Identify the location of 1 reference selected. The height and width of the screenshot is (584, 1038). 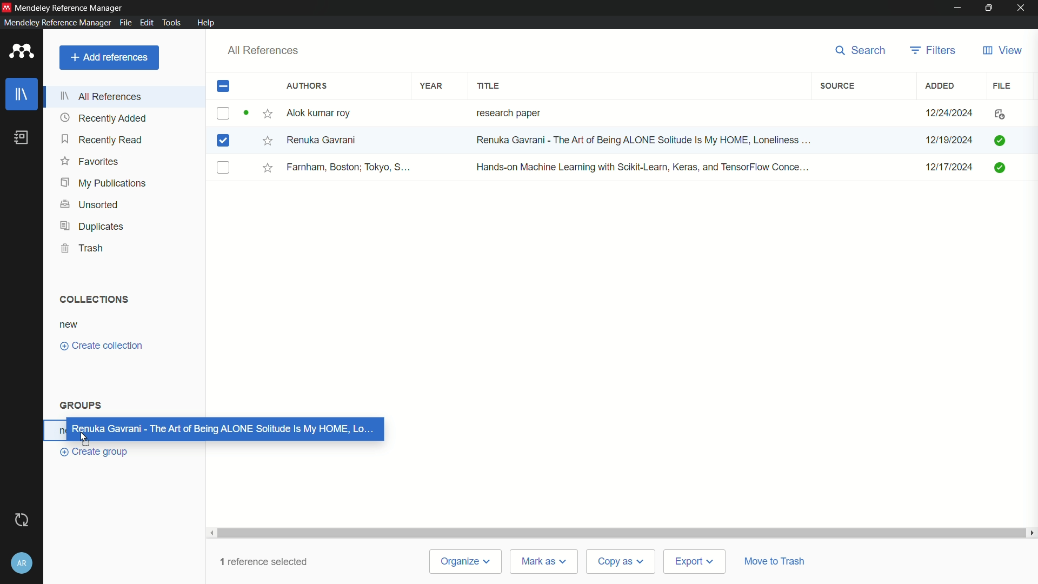
(271, 559).